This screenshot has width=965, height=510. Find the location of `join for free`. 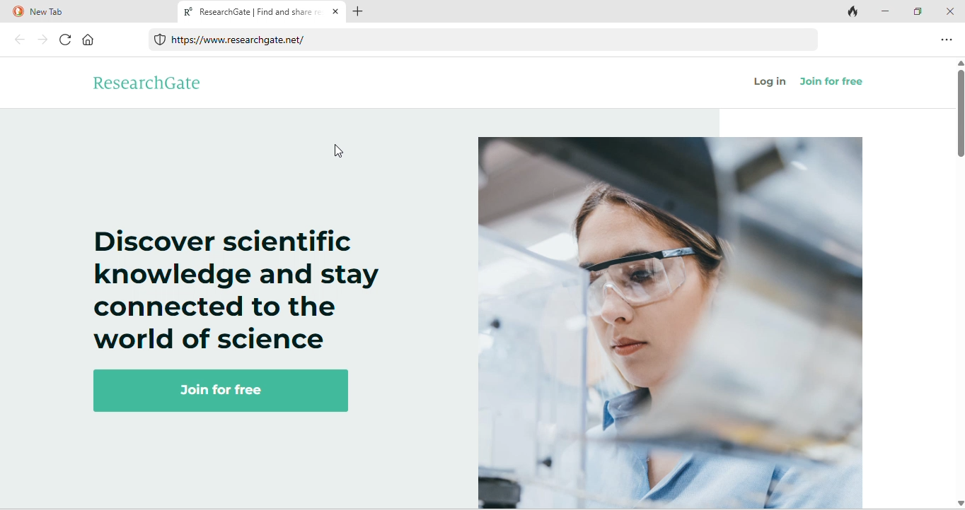

join for free is located at coordinates (234, 392).